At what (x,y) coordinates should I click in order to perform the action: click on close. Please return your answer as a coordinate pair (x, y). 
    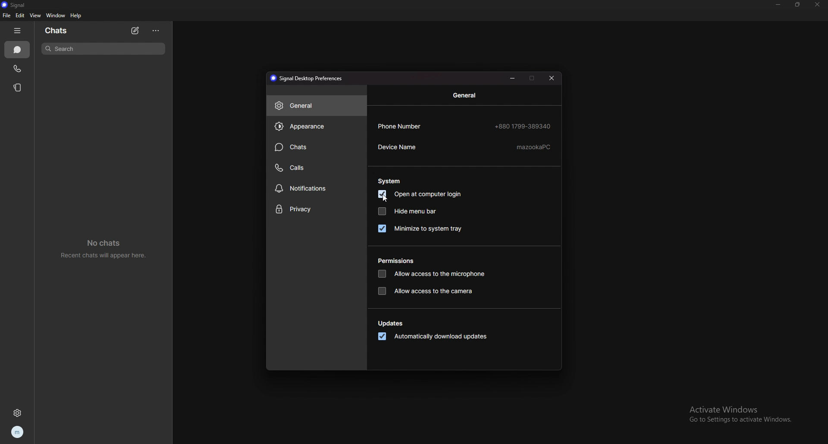
    Looking at the image, I should click on (552, 78).